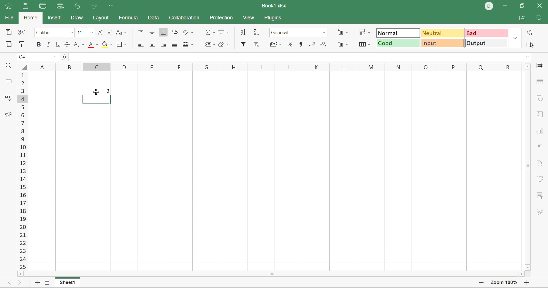 This screenshot has width=548, height=288. I want to click on C4, so click(23, 56).